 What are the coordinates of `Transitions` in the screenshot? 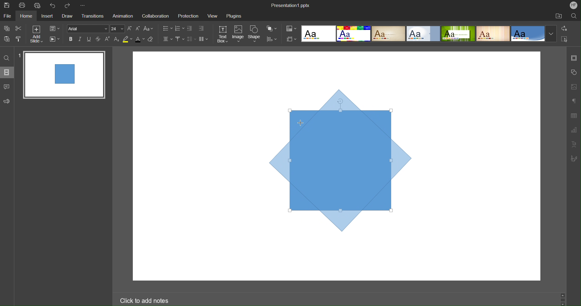 It's located at (92, 15).